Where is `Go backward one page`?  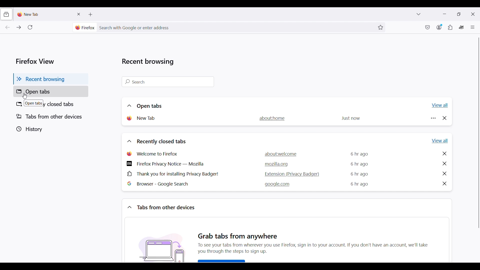 Go backward one page is located at coordinates (7, 27).